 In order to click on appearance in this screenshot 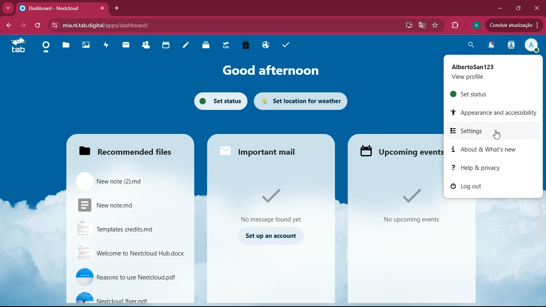, I will do `click(495, 112)`.